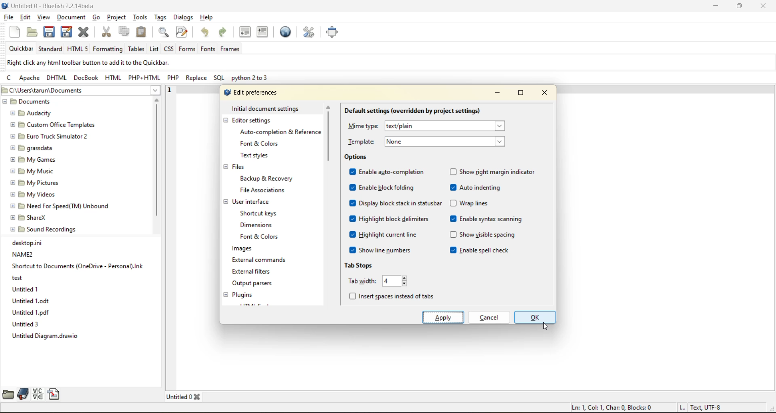 The width and height of the screenshot is (776, 413). What do you see at coordinates (257, 284) in the screenshot?
I see `output parsers` at bounding box center [257, 284].